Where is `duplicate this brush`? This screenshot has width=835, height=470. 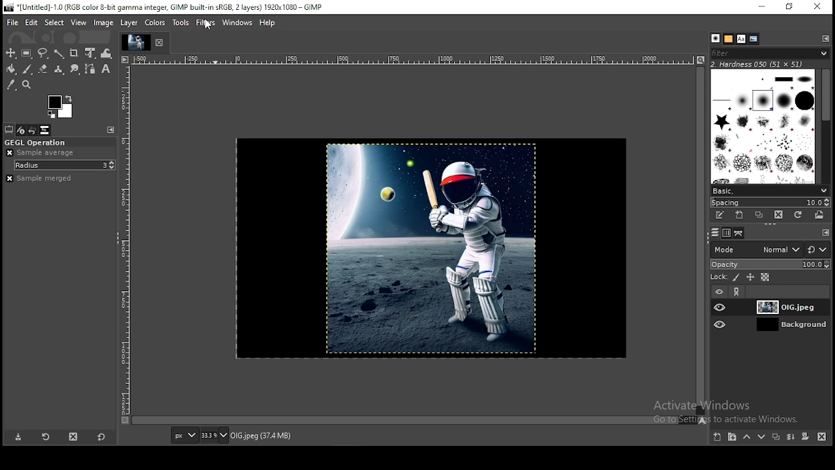
duplicate this brush is located at coordinates (759, 215).